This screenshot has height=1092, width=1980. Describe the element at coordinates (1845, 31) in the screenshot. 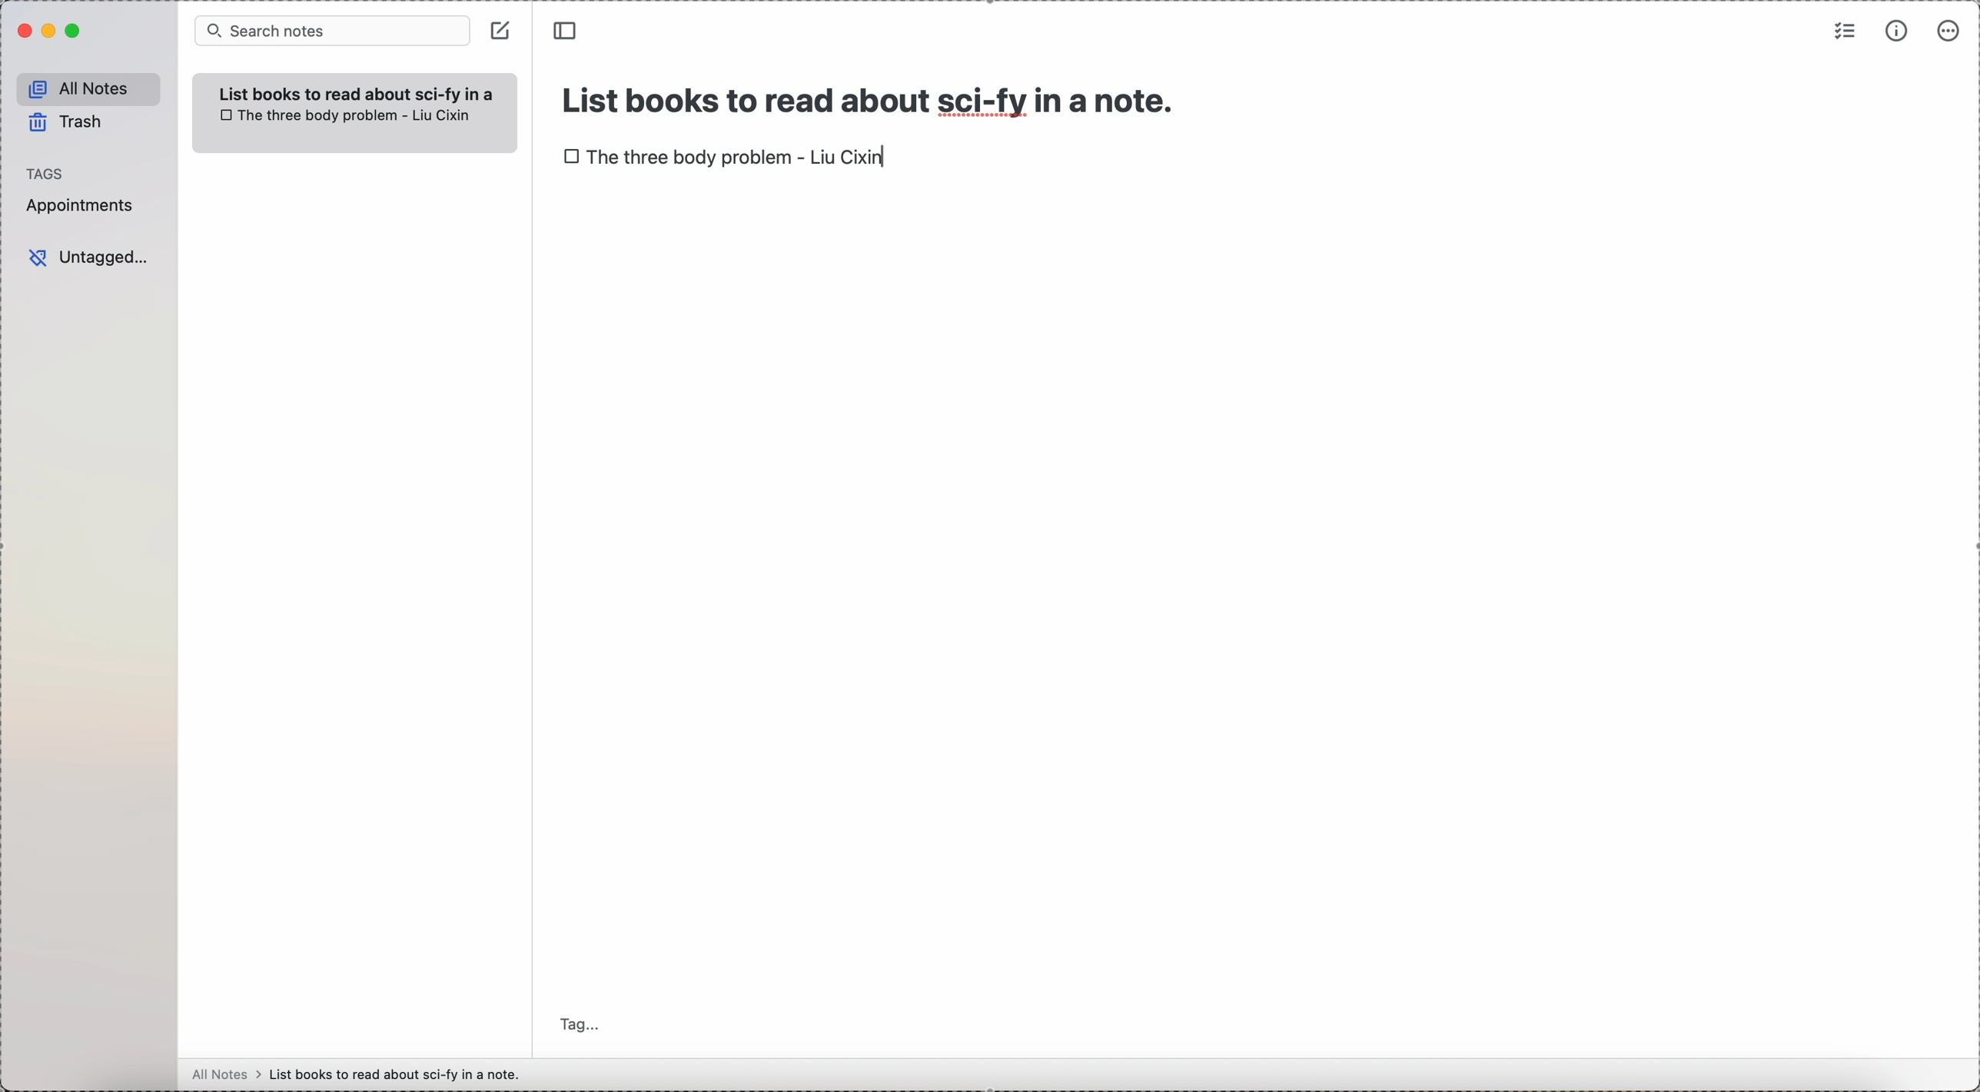

I see `check list` at that location.